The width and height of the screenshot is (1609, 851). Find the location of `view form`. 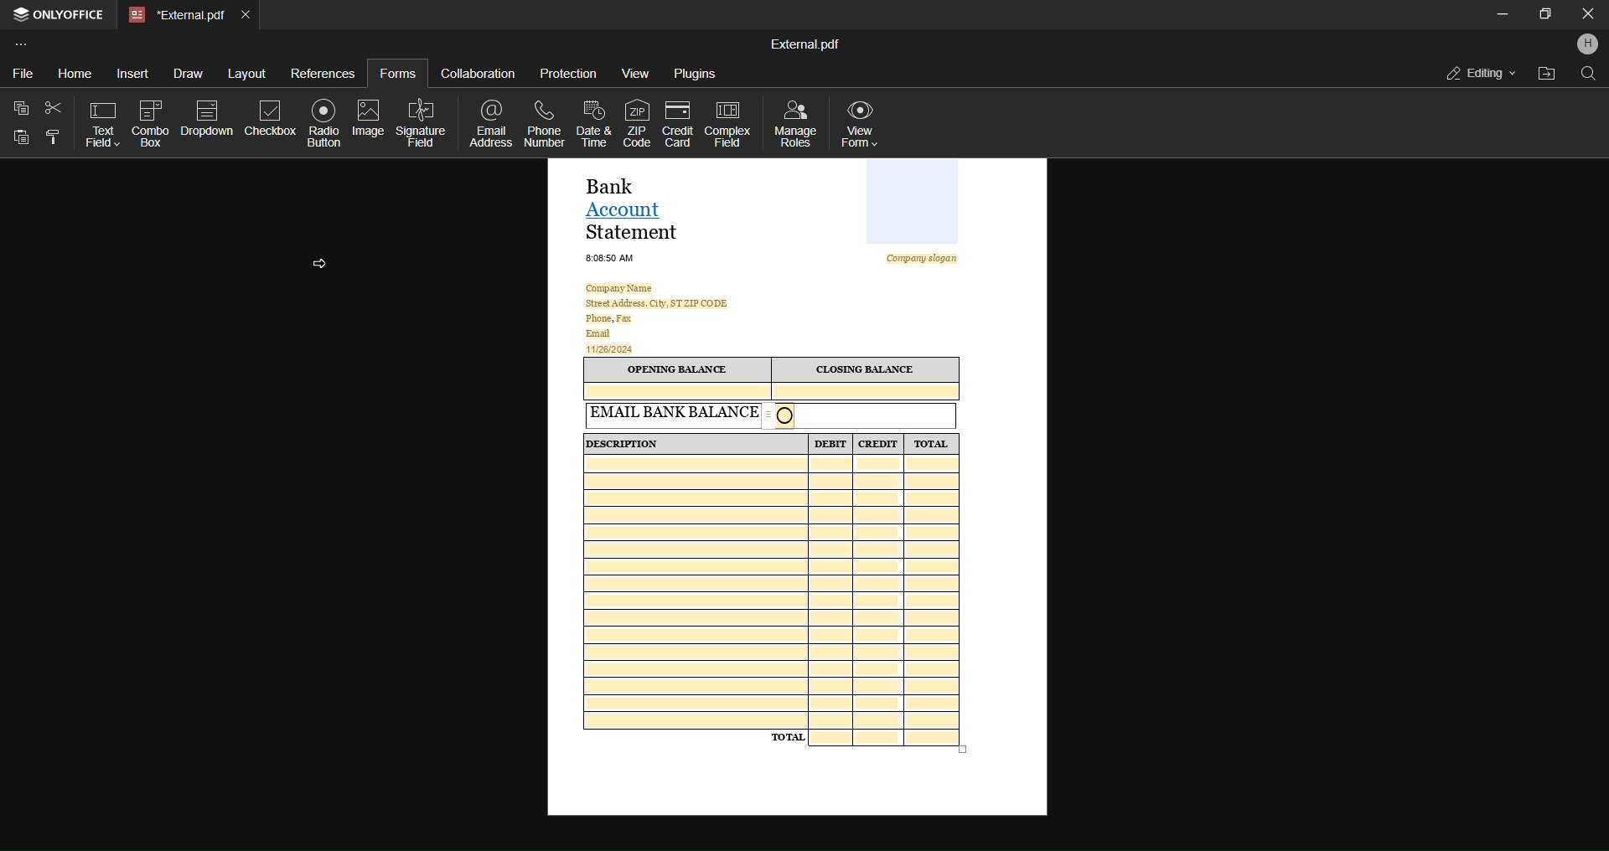

view form is located at coordinates (865, 121).